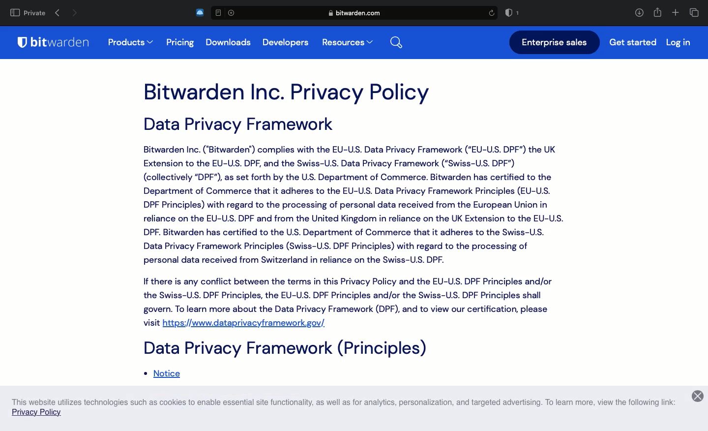  What do you see at coordinates (658, 13) in the screenshot?
I see `Share` at bounding box center [658, 13].